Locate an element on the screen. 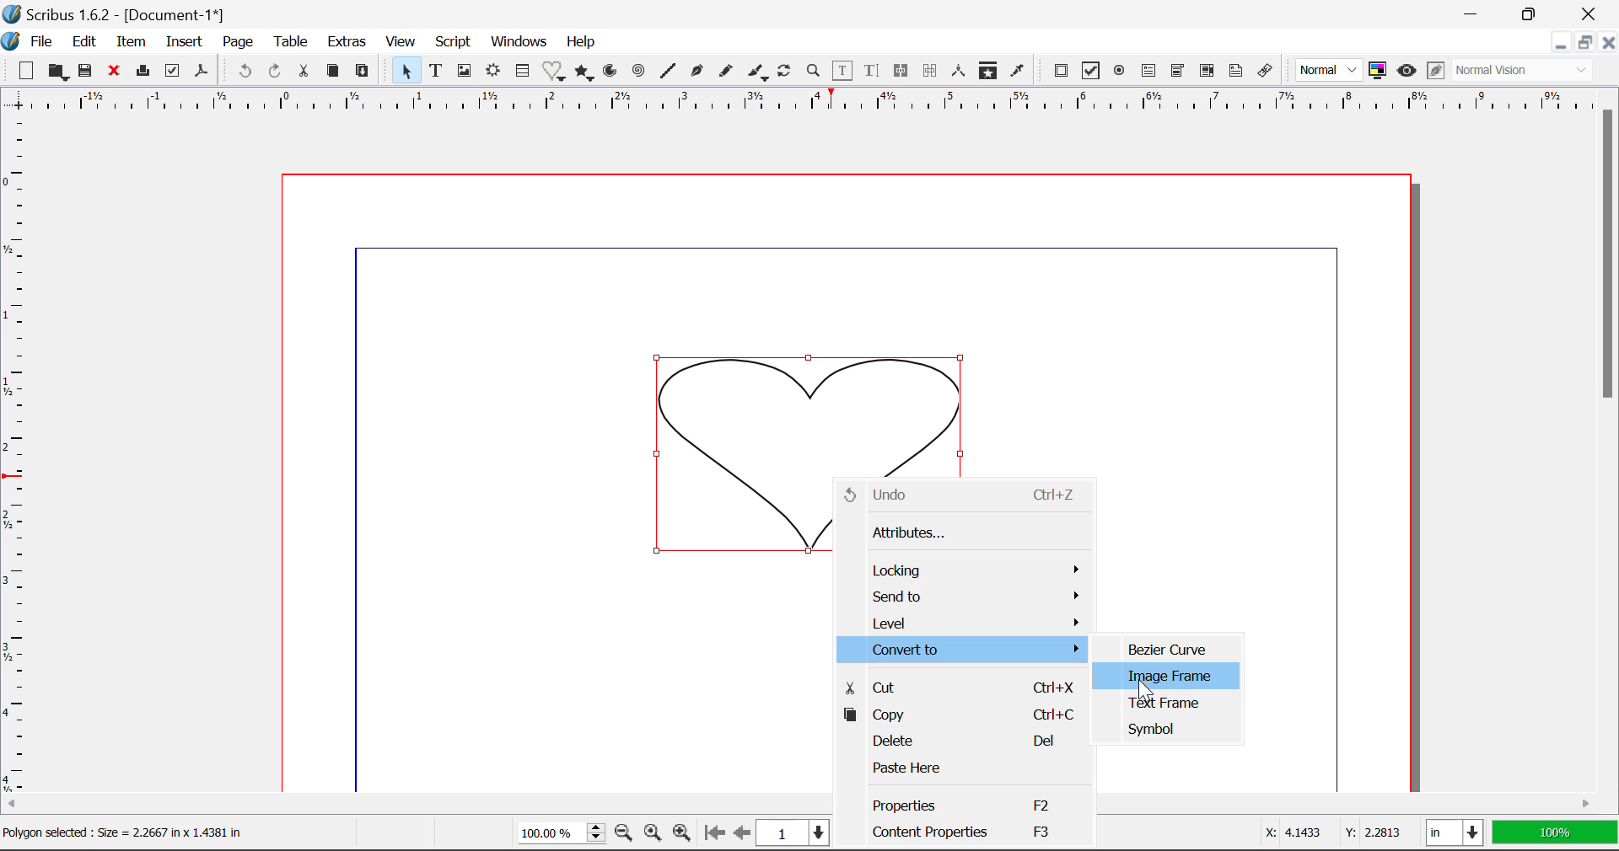 The width and height of the screenshot is (1619, 851). Send to is located at coordinates (968, 597).